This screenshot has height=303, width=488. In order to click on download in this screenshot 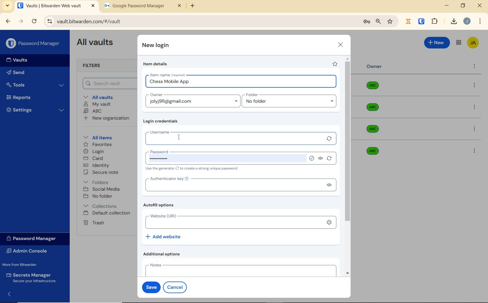, I will do `click(453, 21)`.